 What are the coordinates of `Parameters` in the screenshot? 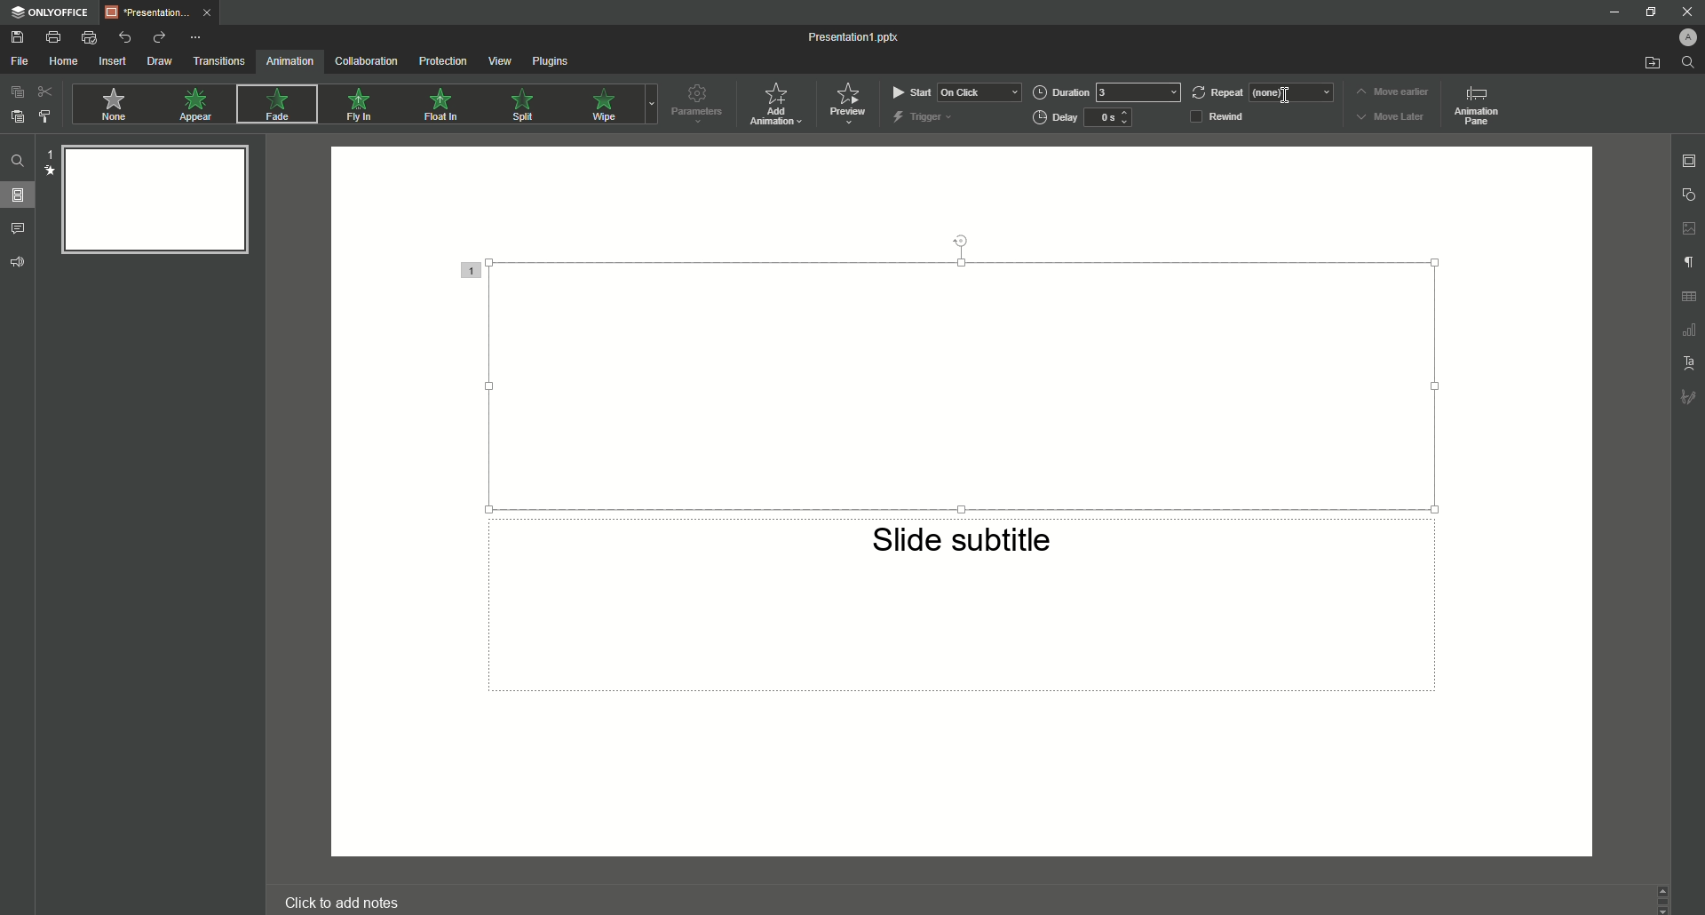 It's located at (696, 103).